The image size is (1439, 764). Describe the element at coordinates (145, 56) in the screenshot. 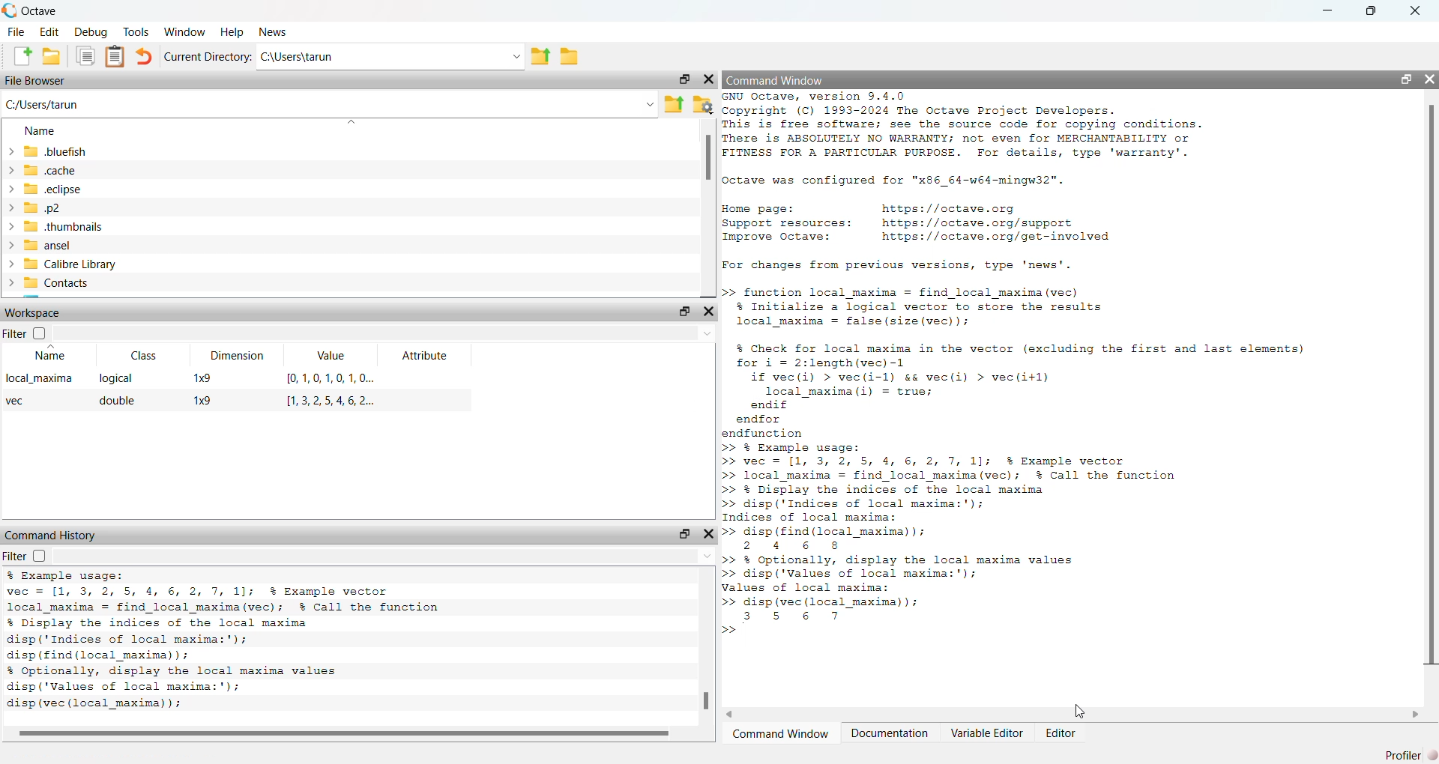

I see `Undo` at that location.